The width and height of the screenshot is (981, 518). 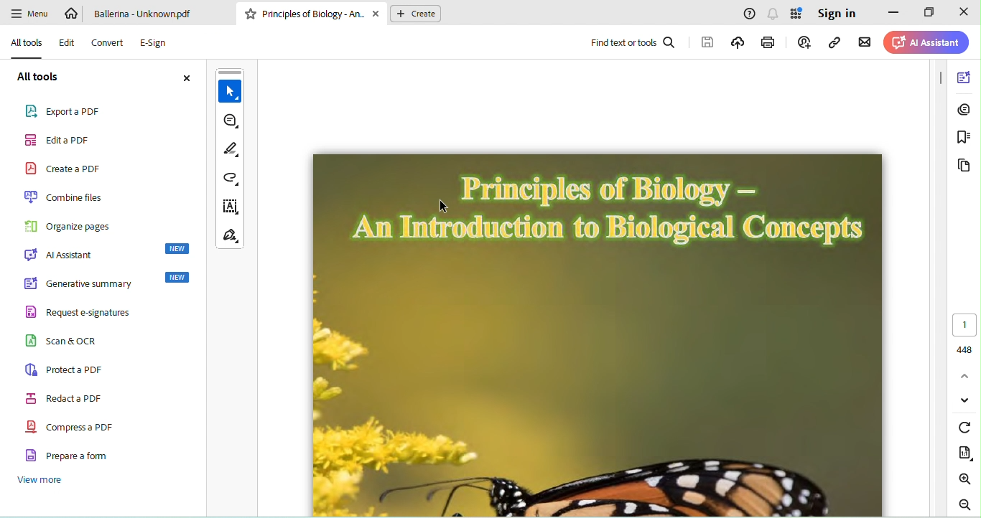 What do you see at coordinates (231, 206) in the screenshot?
I see `fill in form fields` at bounding box center [231, 206].